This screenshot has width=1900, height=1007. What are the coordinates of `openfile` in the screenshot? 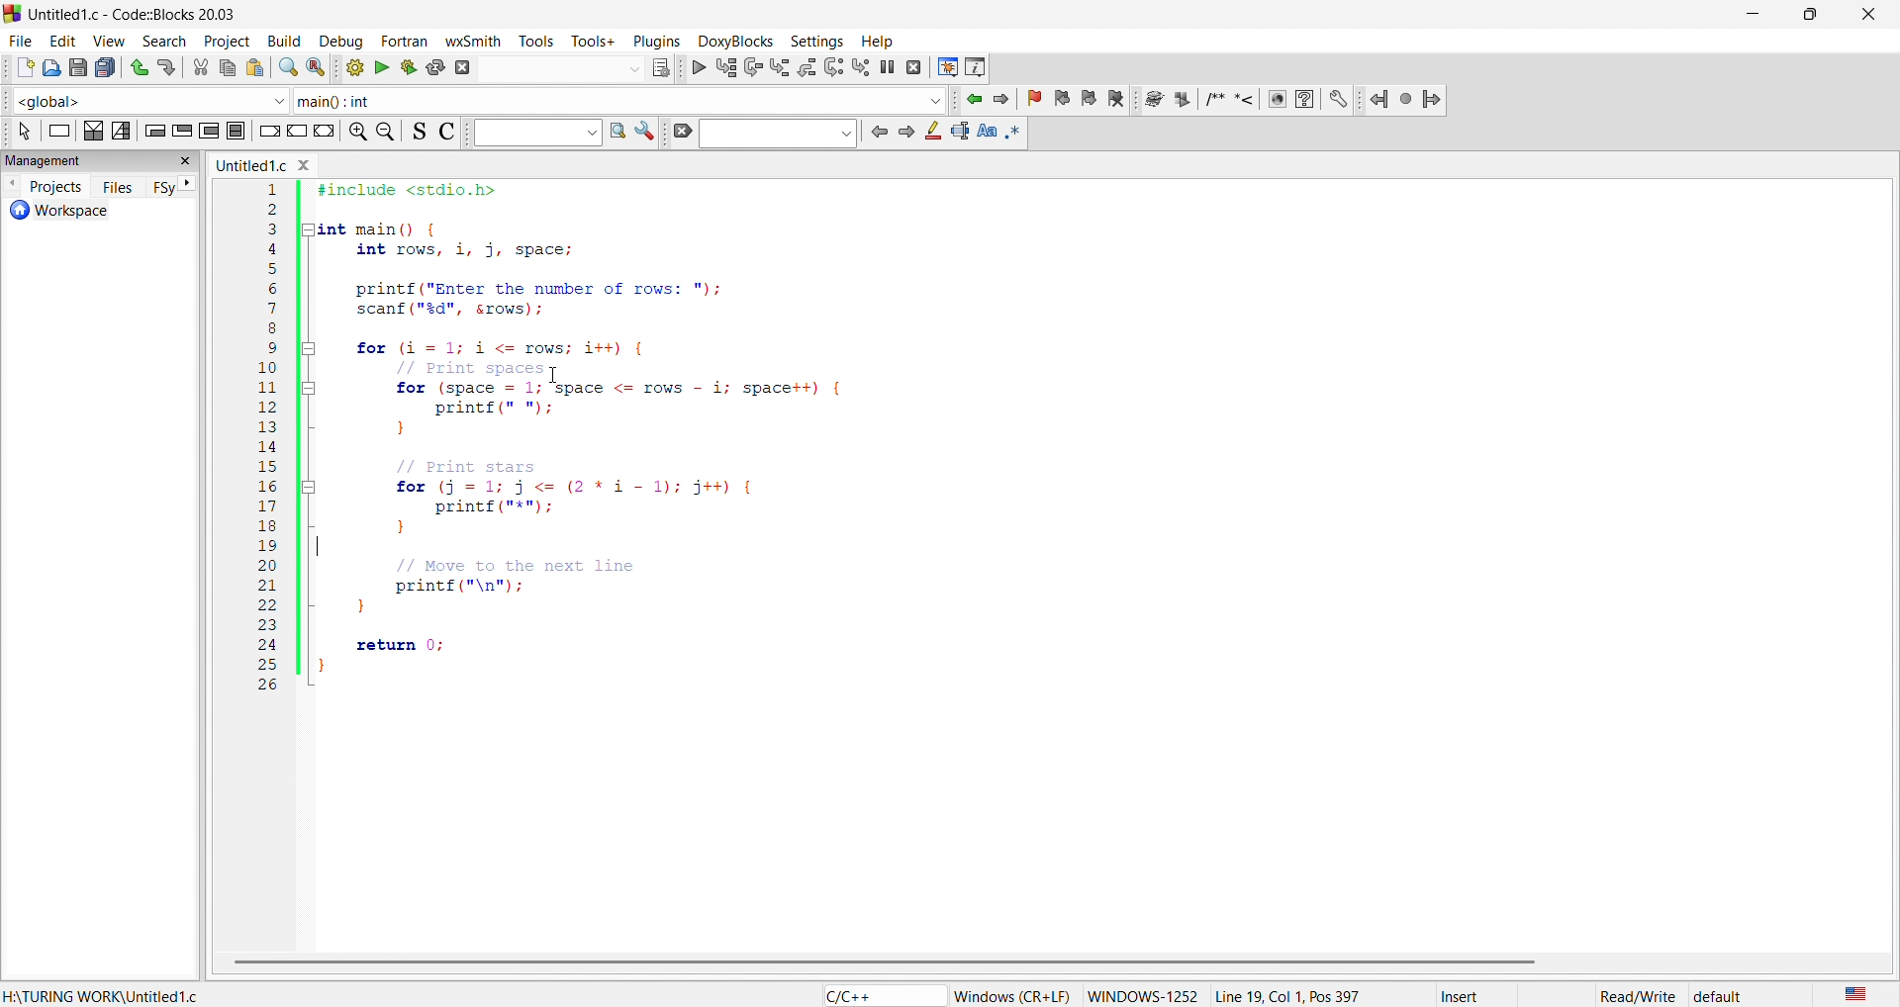 It's located at (47, 69).